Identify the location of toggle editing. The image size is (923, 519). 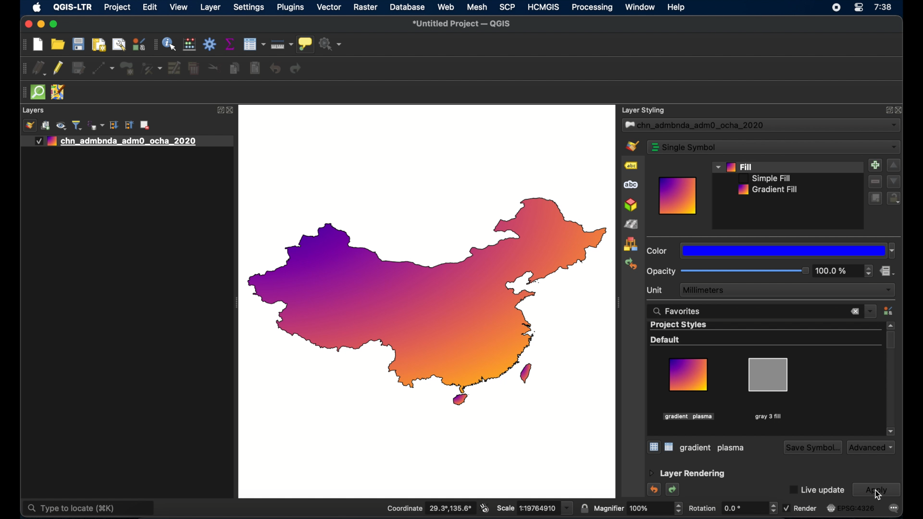
(58, 68).